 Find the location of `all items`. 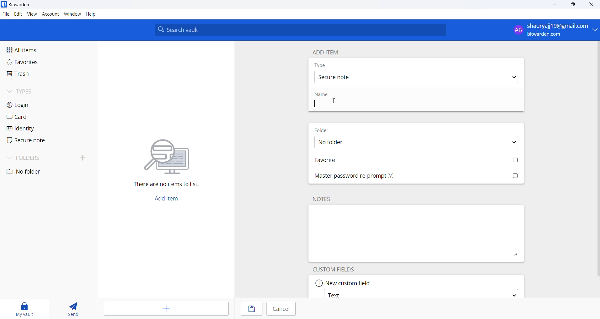

all items is located at coordinates (35, 50).